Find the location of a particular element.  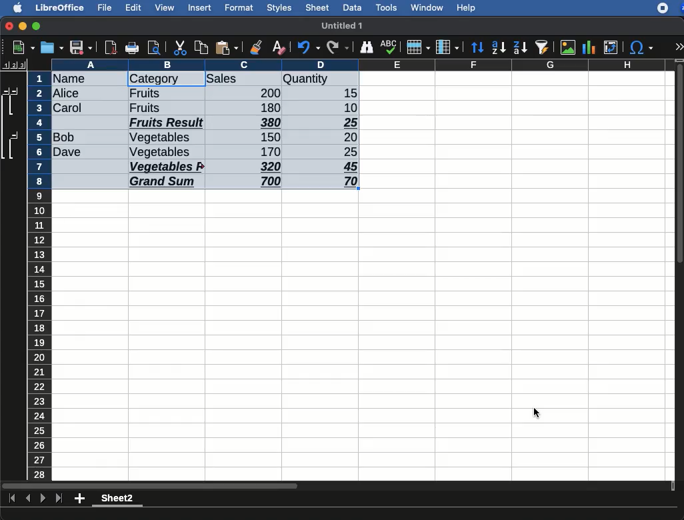

cut is located at coordinates (181, 47).